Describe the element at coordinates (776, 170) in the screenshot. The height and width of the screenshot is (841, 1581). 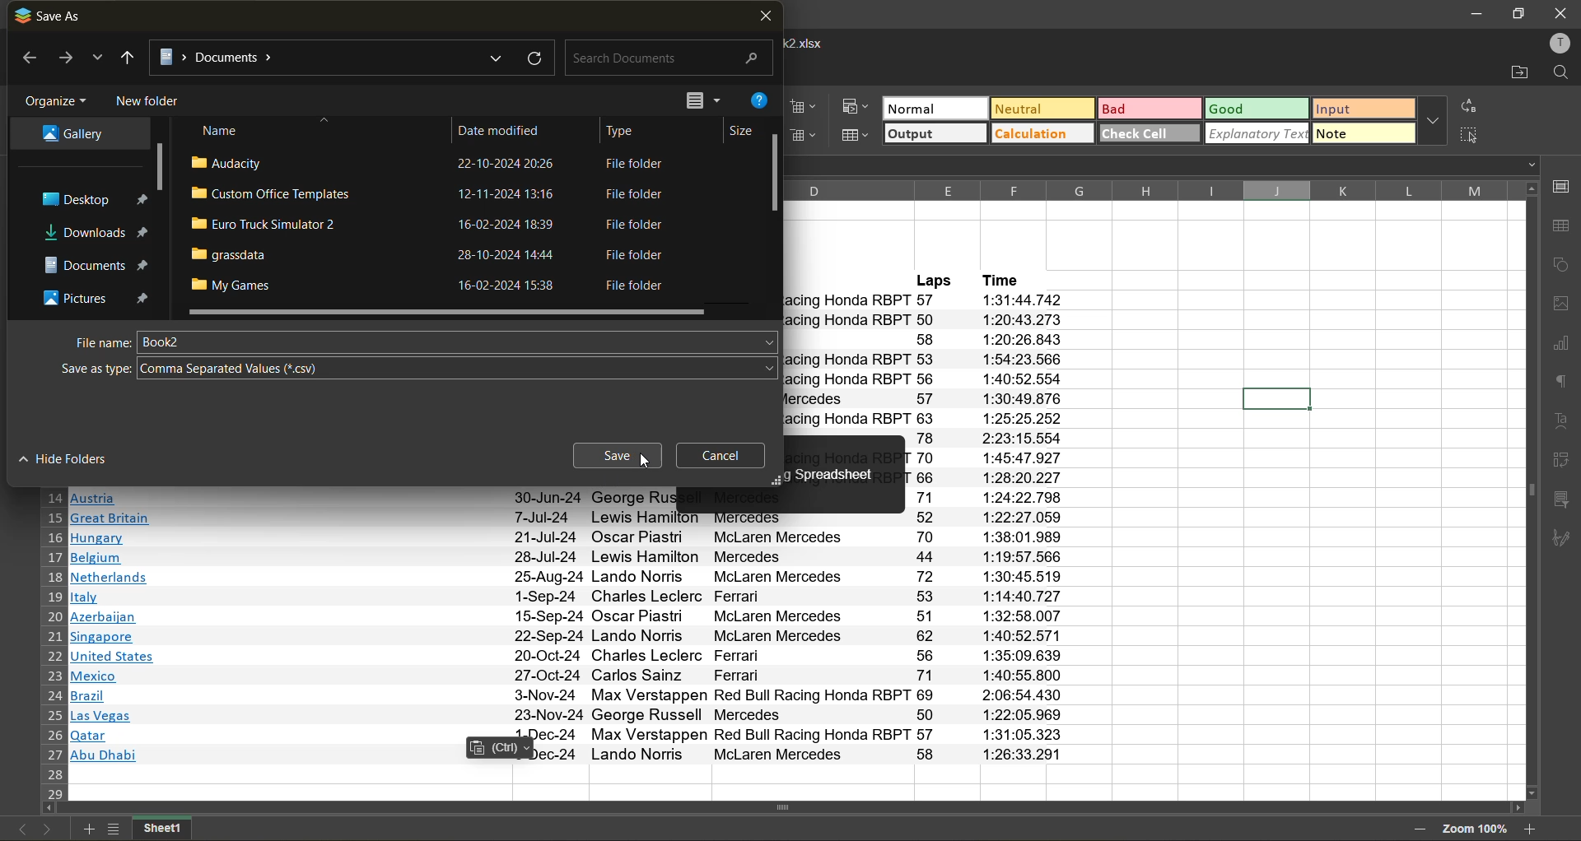
I see `vertical scroll bar` at that location.